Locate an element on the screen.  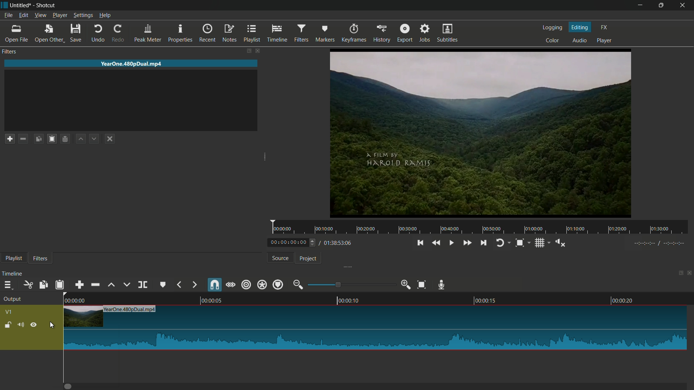
app icon is located at coordinates (4, 5).